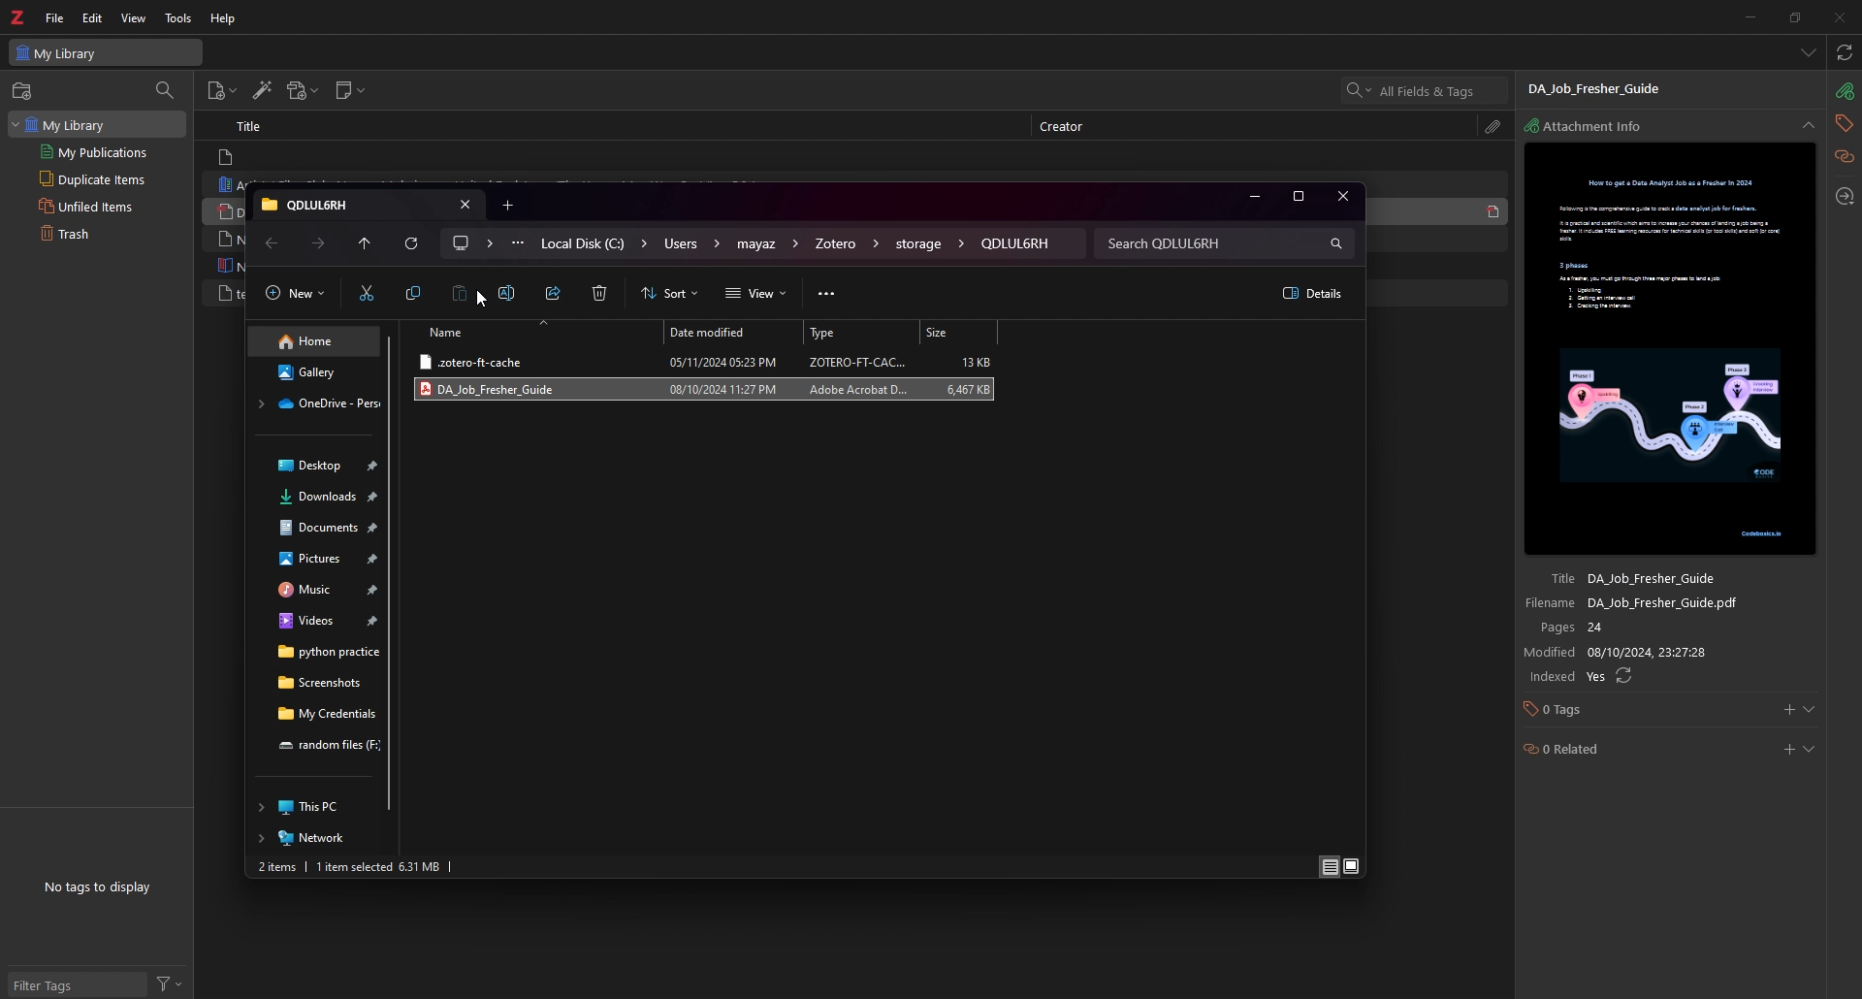 The width and height of the screenshot is (1862, 999). Describe the element at coordinates (351, 90) in the screenshot. I see `new note` at that location.